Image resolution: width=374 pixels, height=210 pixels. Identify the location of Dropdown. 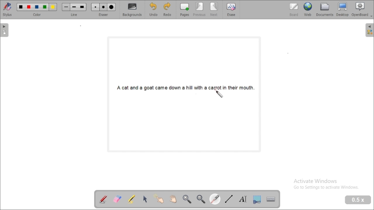
(372, 16).